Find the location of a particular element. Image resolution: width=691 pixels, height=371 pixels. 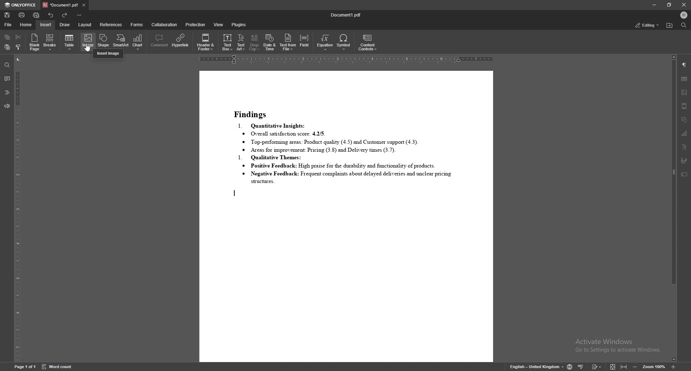

smart art is located at coordinates (121, 40).